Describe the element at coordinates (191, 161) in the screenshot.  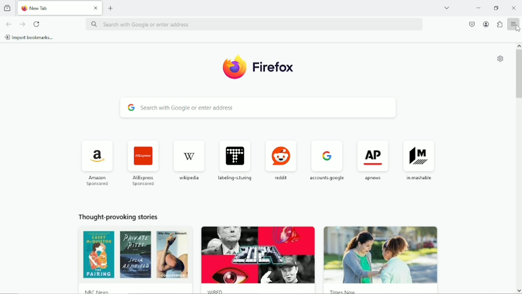
I see `wikipedia` at that location.